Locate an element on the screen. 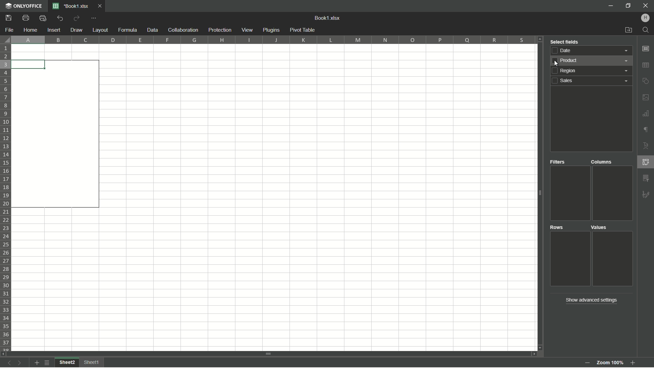  cells is located at coordinates (57, 52).